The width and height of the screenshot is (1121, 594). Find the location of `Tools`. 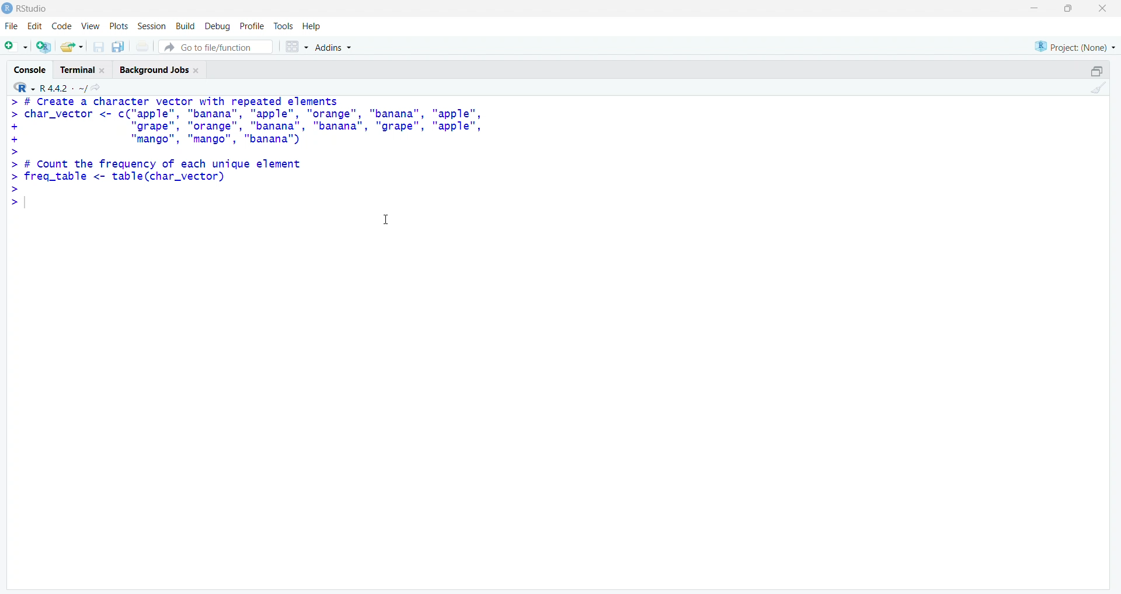

Tools is located at coordinates (283, 26).